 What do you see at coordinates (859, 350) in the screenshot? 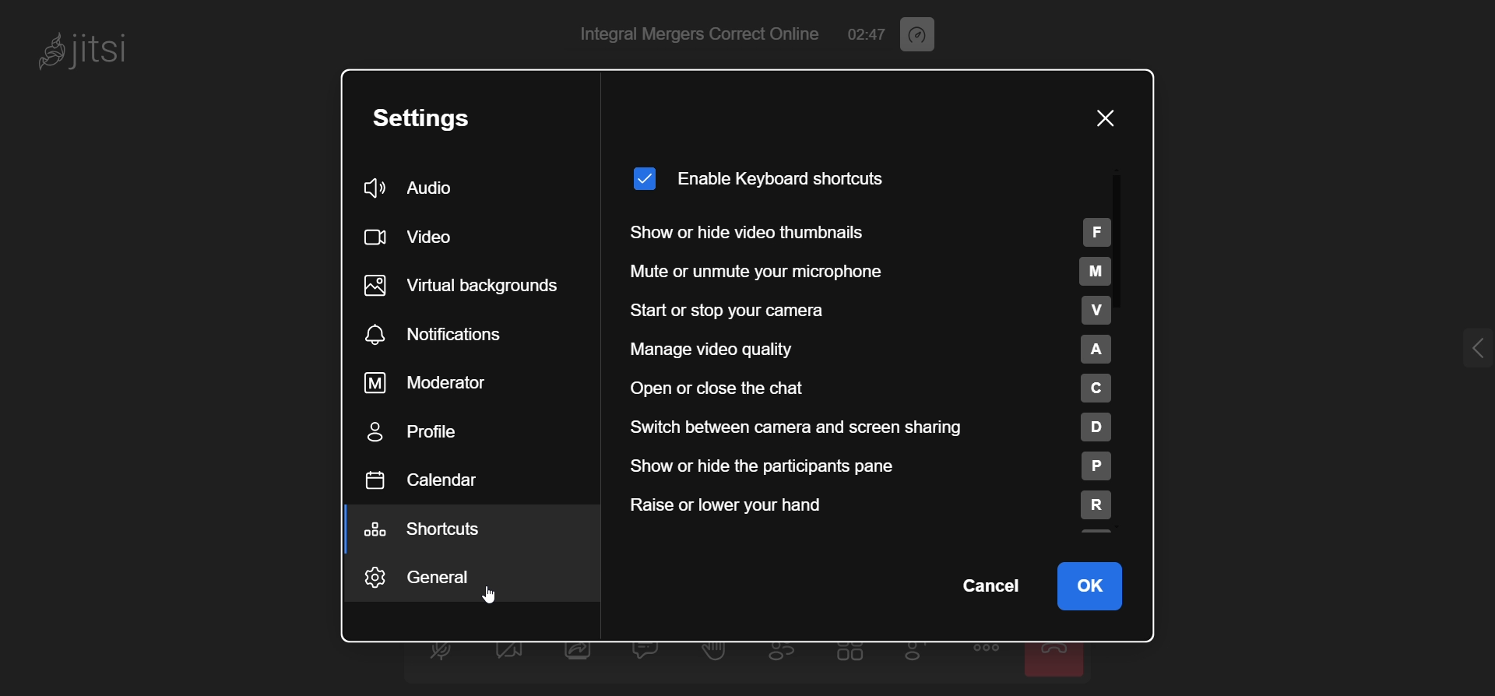
I see `manage video quality` at bounding box center [859, 350].